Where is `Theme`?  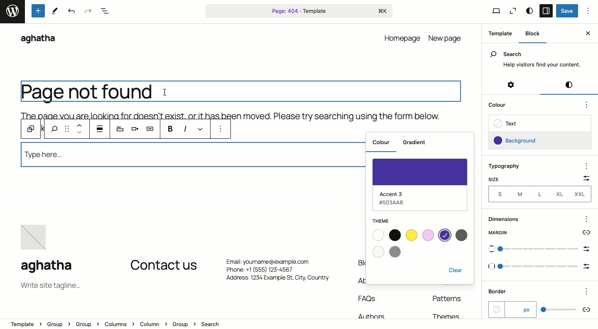 Theme is located at coordinates (384, 221).